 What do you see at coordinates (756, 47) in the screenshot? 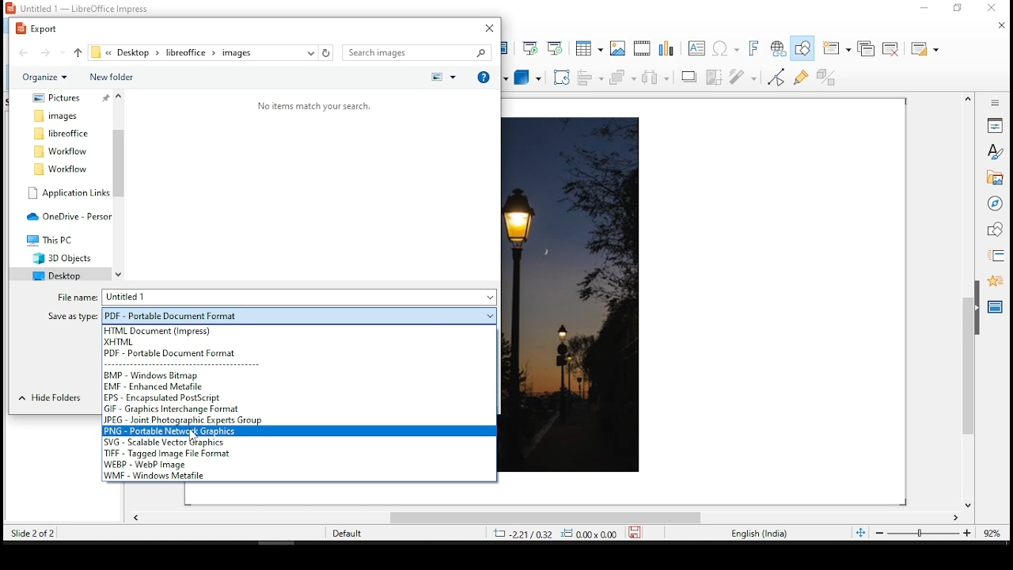
I see `fontwork text` at bounding box center [756, 47].